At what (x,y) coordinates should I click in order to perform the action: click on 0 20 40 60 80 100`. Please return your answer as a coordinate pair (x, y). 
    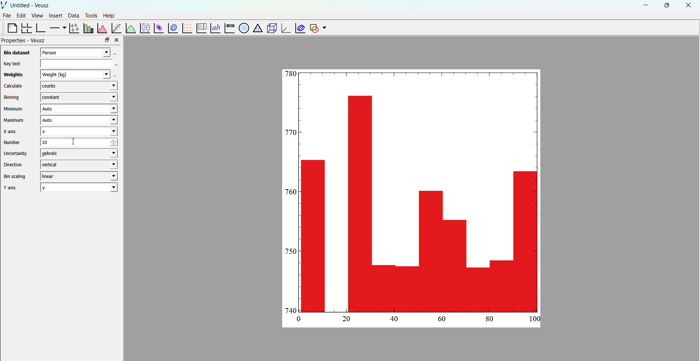
    Looking at the image, I should click on (415, 321).